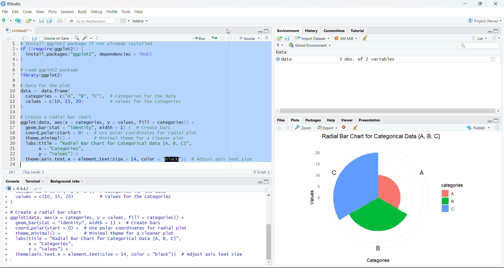  Describe the element at coordinates (140, 12) in the screenshot. I see `Help` at that location.